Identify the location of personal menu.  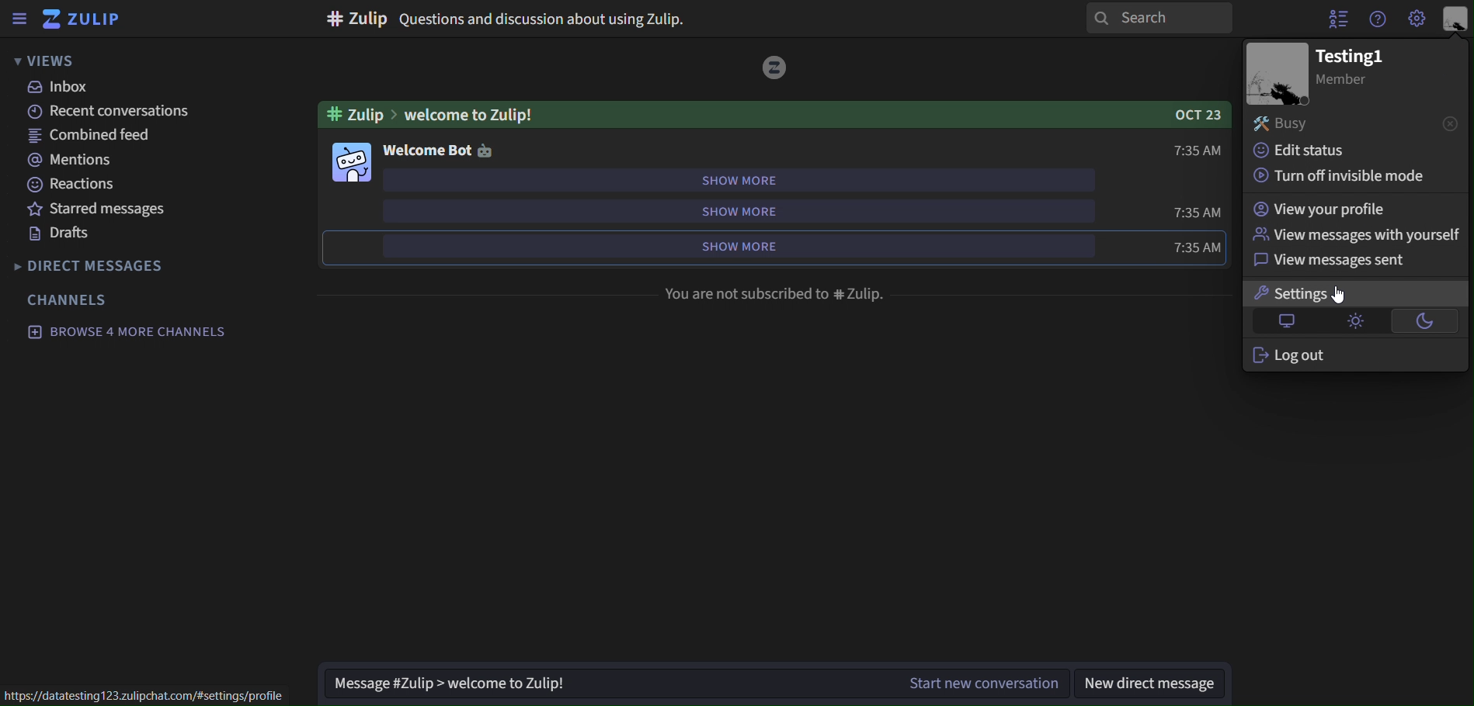
(1456, 20).